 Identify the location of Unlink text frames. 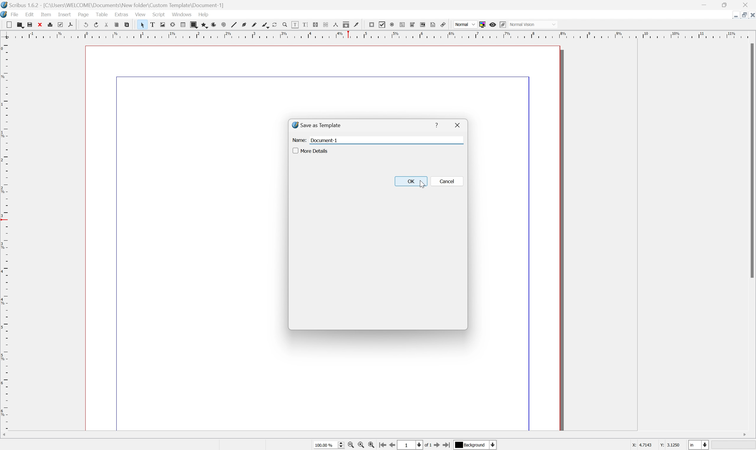
(326, 24).